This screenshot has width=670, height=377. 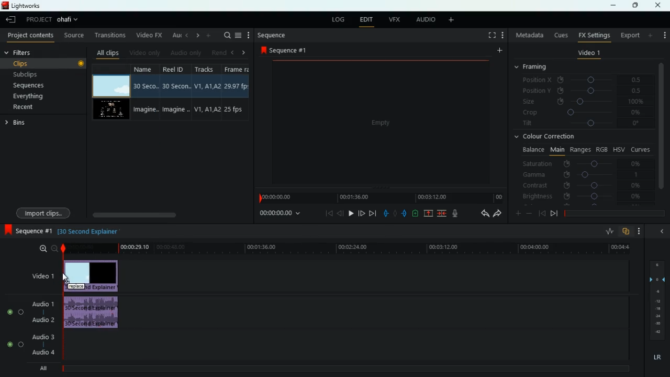 I want to click on end, so click(x=374, y=213).